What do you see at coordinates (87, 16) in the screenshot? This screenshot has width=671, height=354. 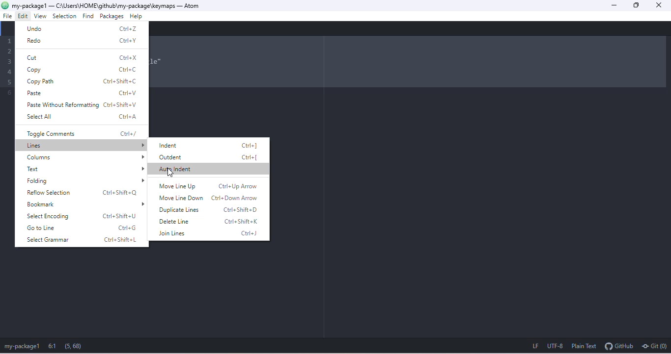 I see `find` at bounding box center [87, 16].